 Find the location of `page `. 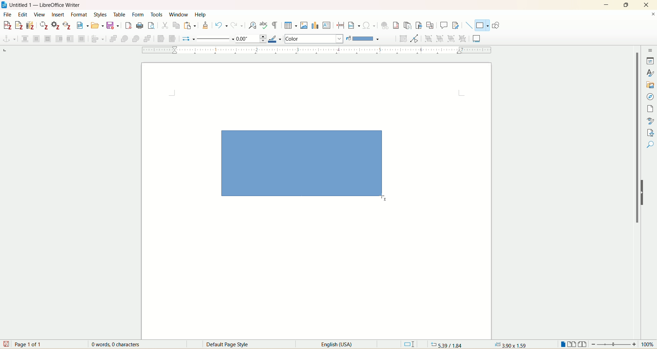

page  is located at coordinates (652, 109).